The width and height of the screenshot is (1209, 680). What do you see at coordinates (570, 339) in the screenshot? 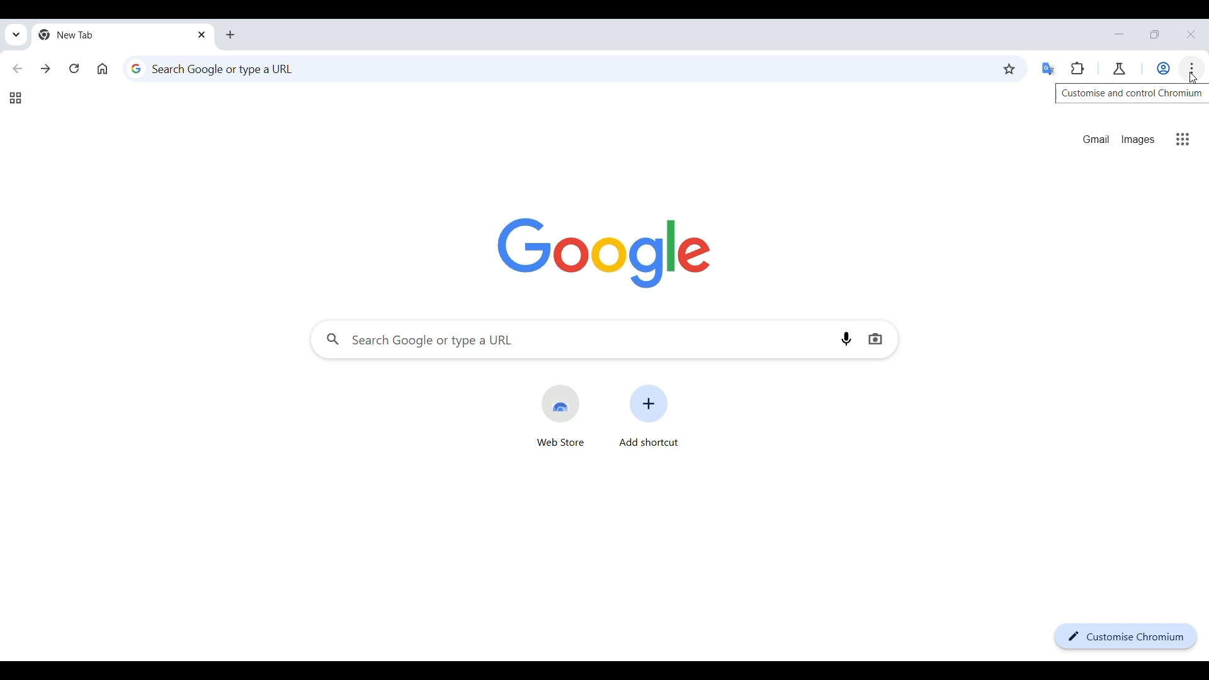
I see `Search Google or enter web link` at bounding box center [570, 339].